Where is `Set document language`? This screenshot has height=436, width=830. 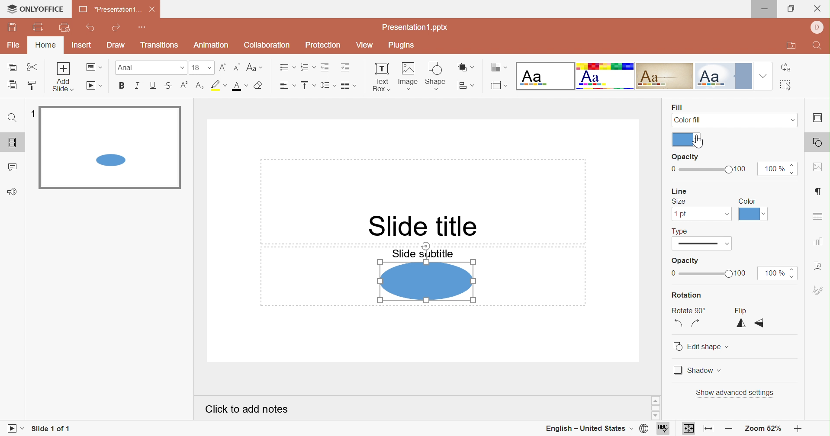
Set document language is located at coordinates (644, 429).